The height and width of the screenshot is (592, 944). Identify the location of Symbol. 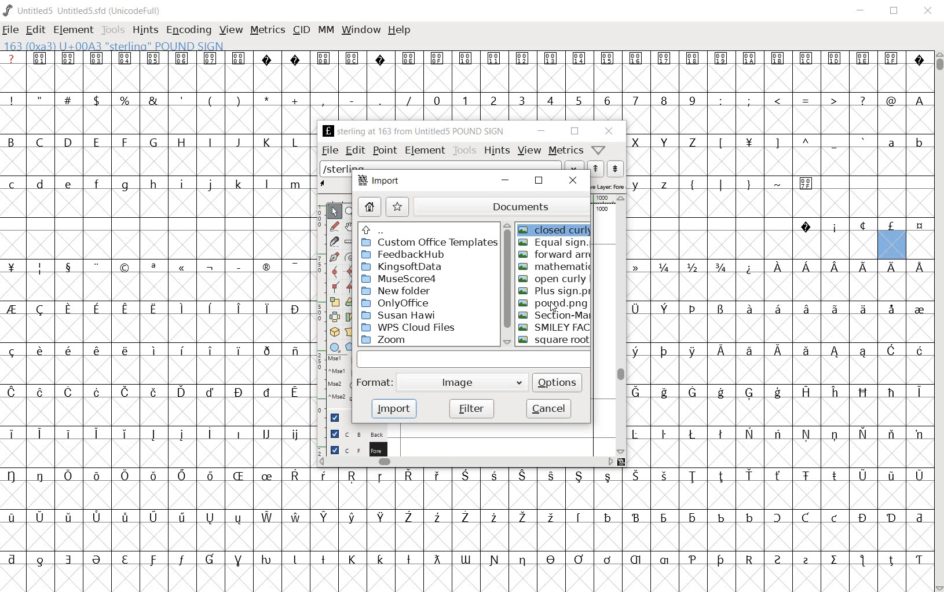
(95, 350).